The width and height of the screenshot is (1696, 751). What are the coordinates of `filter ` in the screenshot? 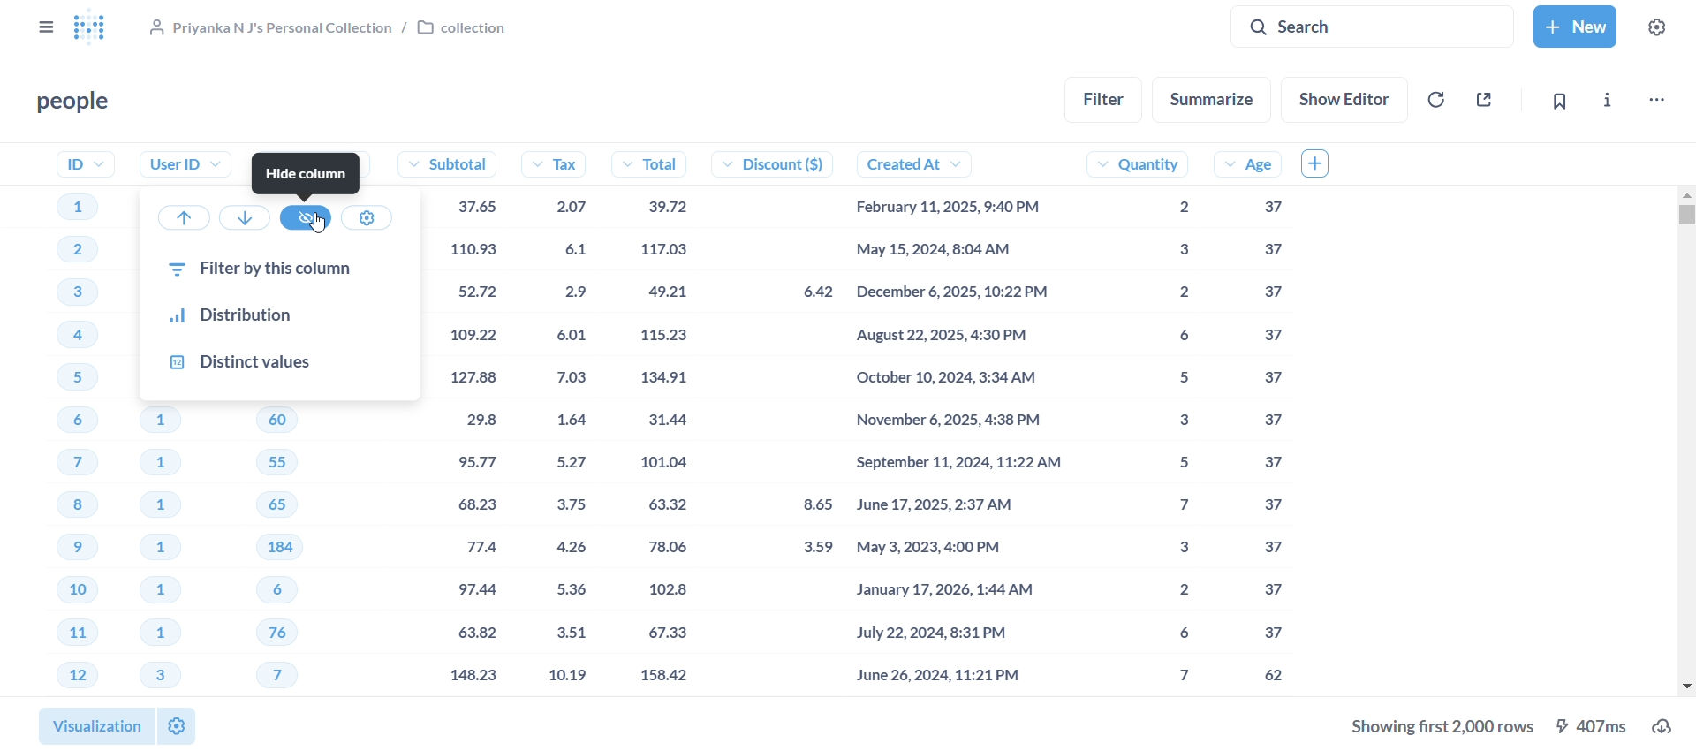 It's located at (1102, 98).